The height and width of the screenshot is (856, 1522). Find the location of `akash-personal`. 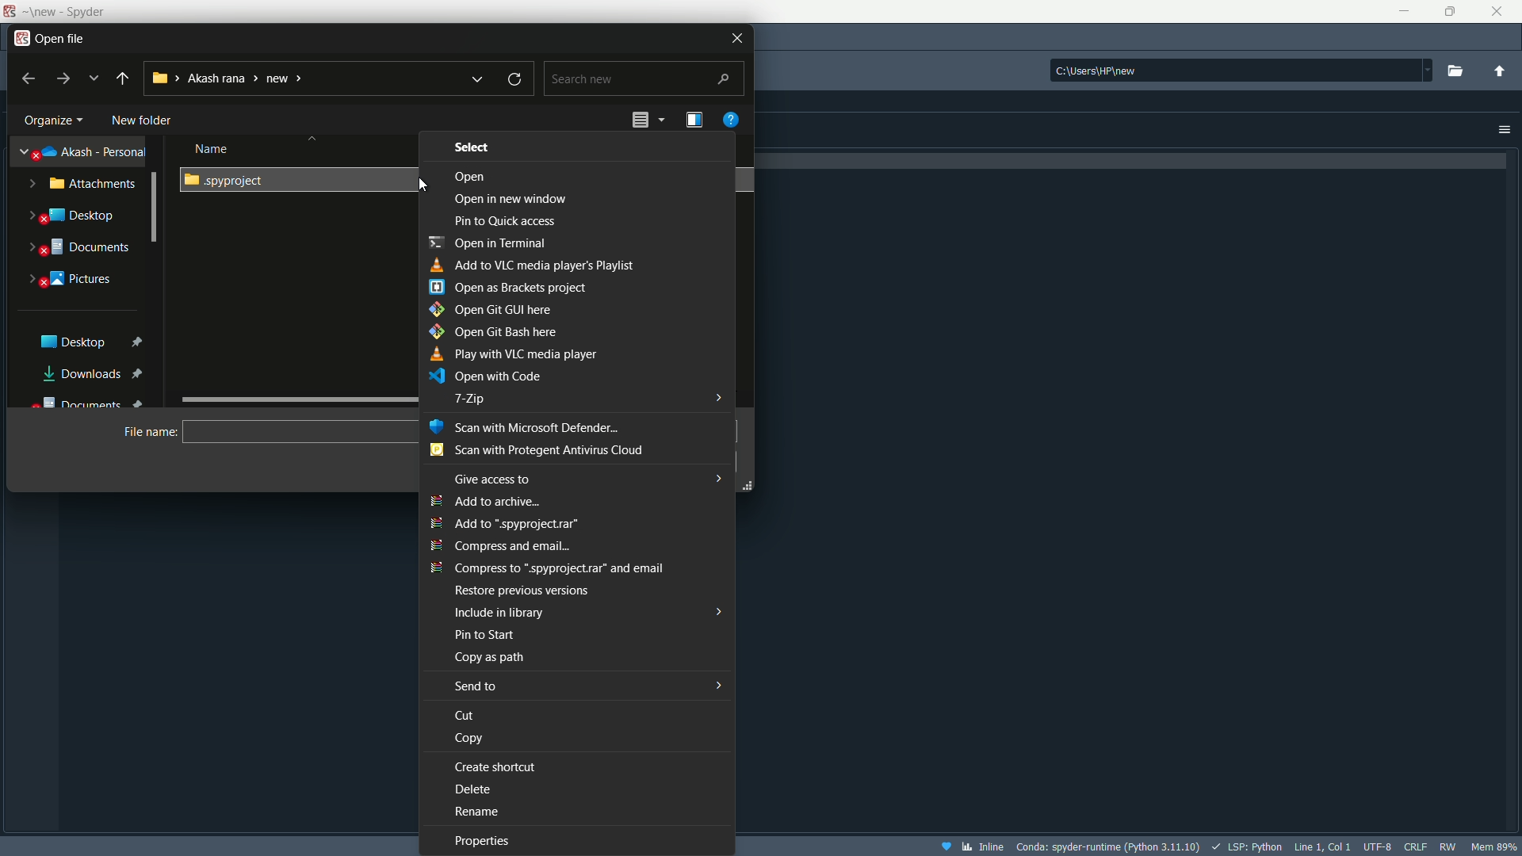

akash-personal is located at coordinates (82, 151).